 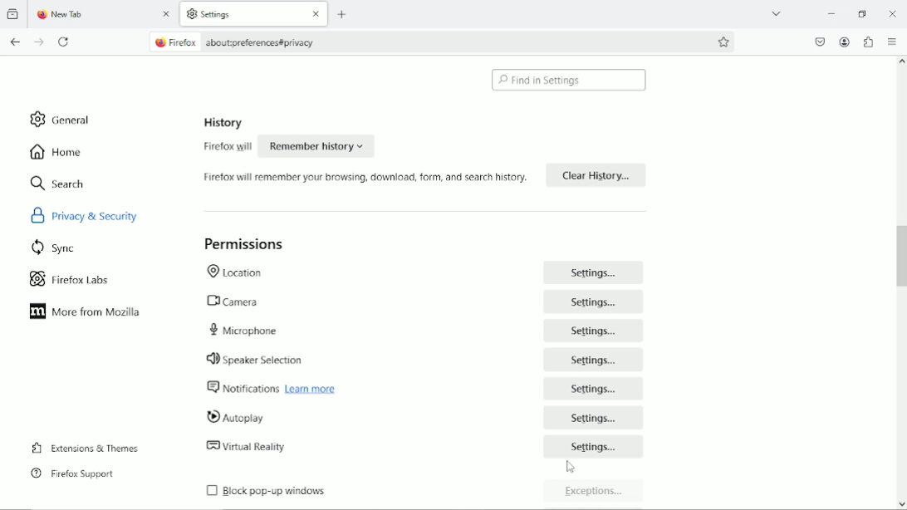 What do you see at coordinates (14, 15) in the screenshot?
I see `View recent browsing` at bounding box center [14, 15].